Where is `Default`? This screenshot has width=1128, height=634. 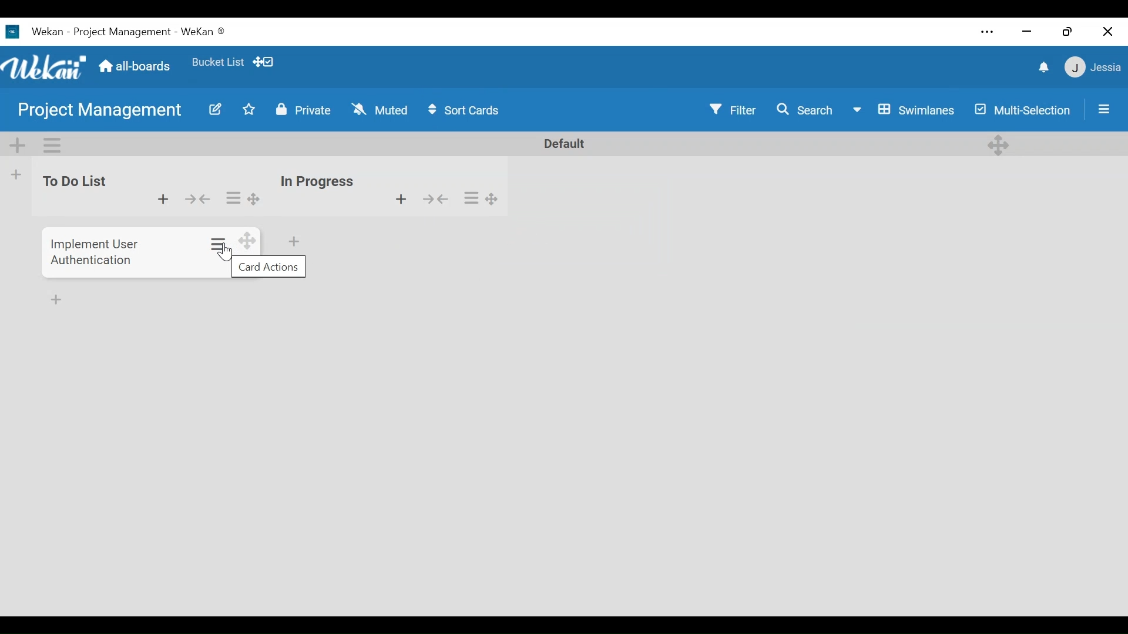 Default is located at coordinates (561, 143).